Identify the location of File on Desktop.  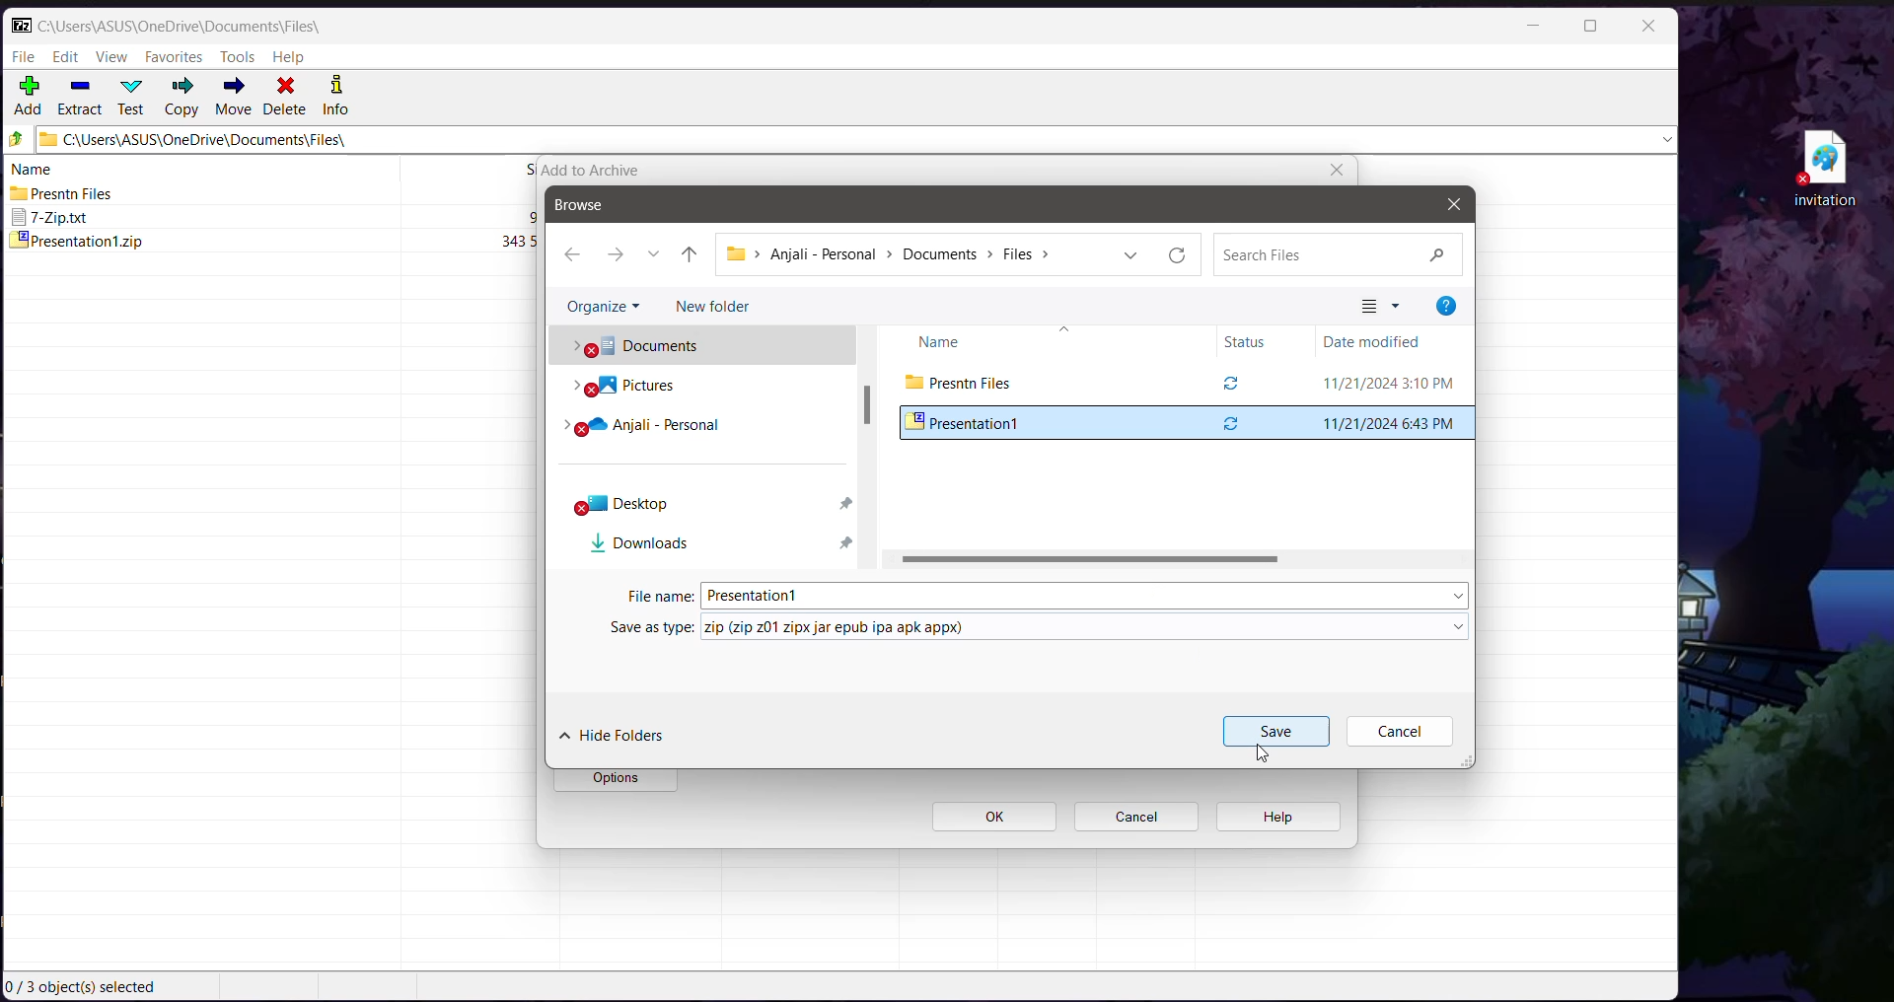
(1821, 169).